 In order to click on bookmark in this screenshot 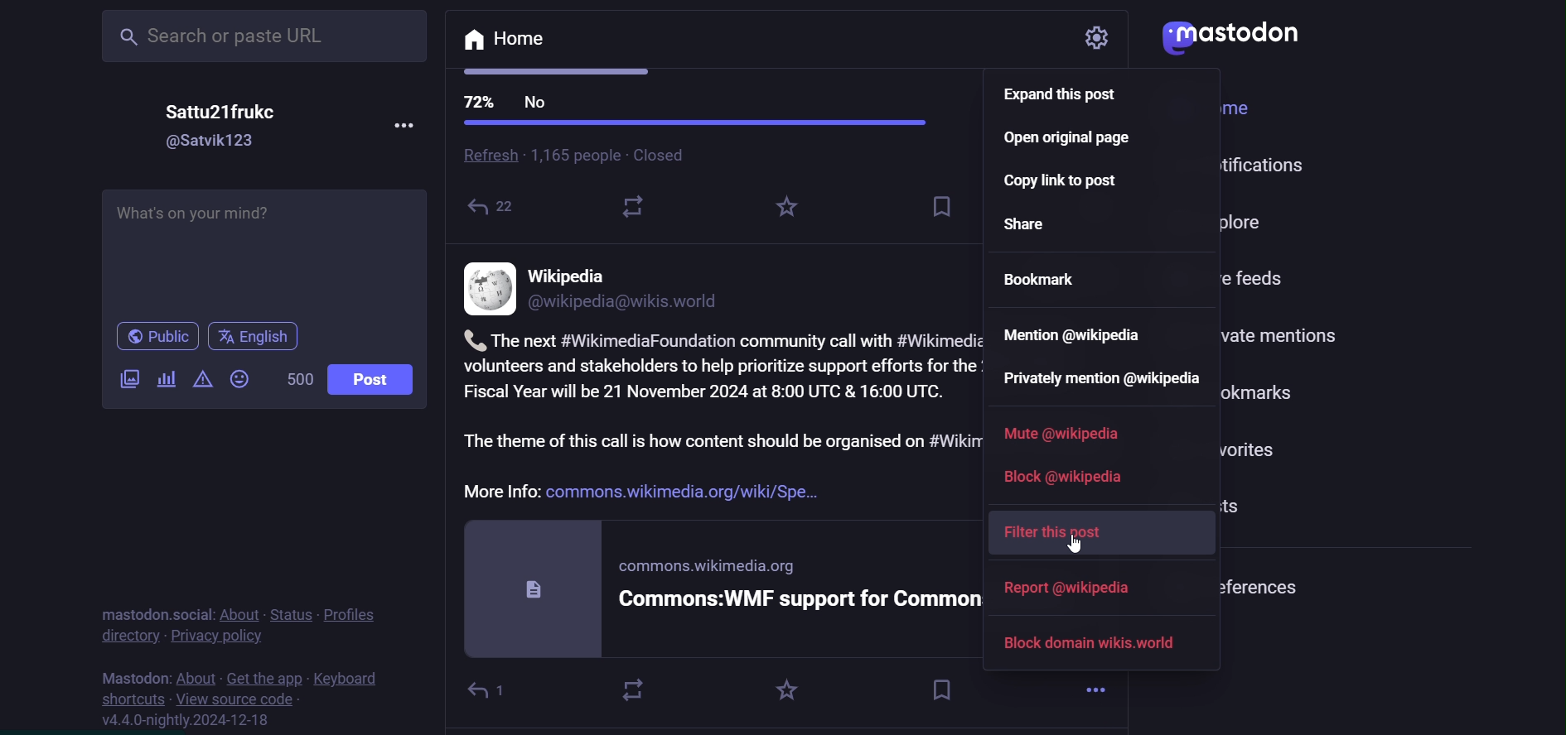, I will do `click(940, 689)`.